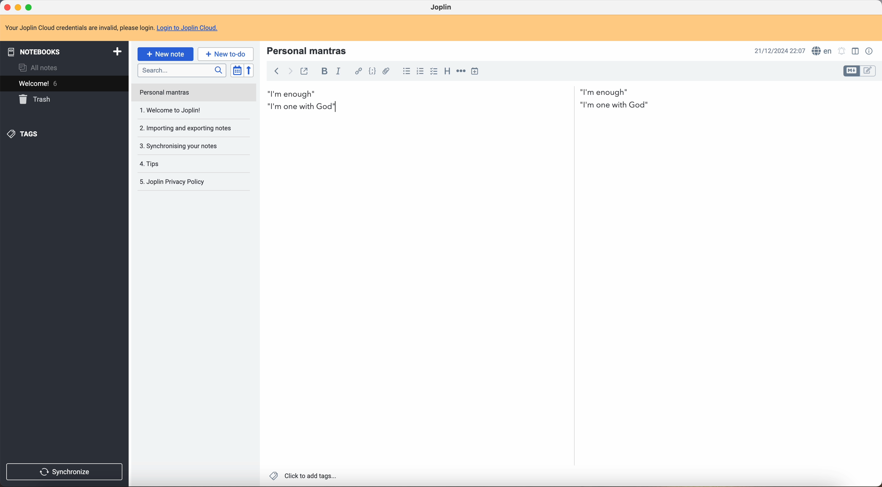 The height and width of the screenshot is (487, 882). I want to click on horizontal rule, so click(461, 72).